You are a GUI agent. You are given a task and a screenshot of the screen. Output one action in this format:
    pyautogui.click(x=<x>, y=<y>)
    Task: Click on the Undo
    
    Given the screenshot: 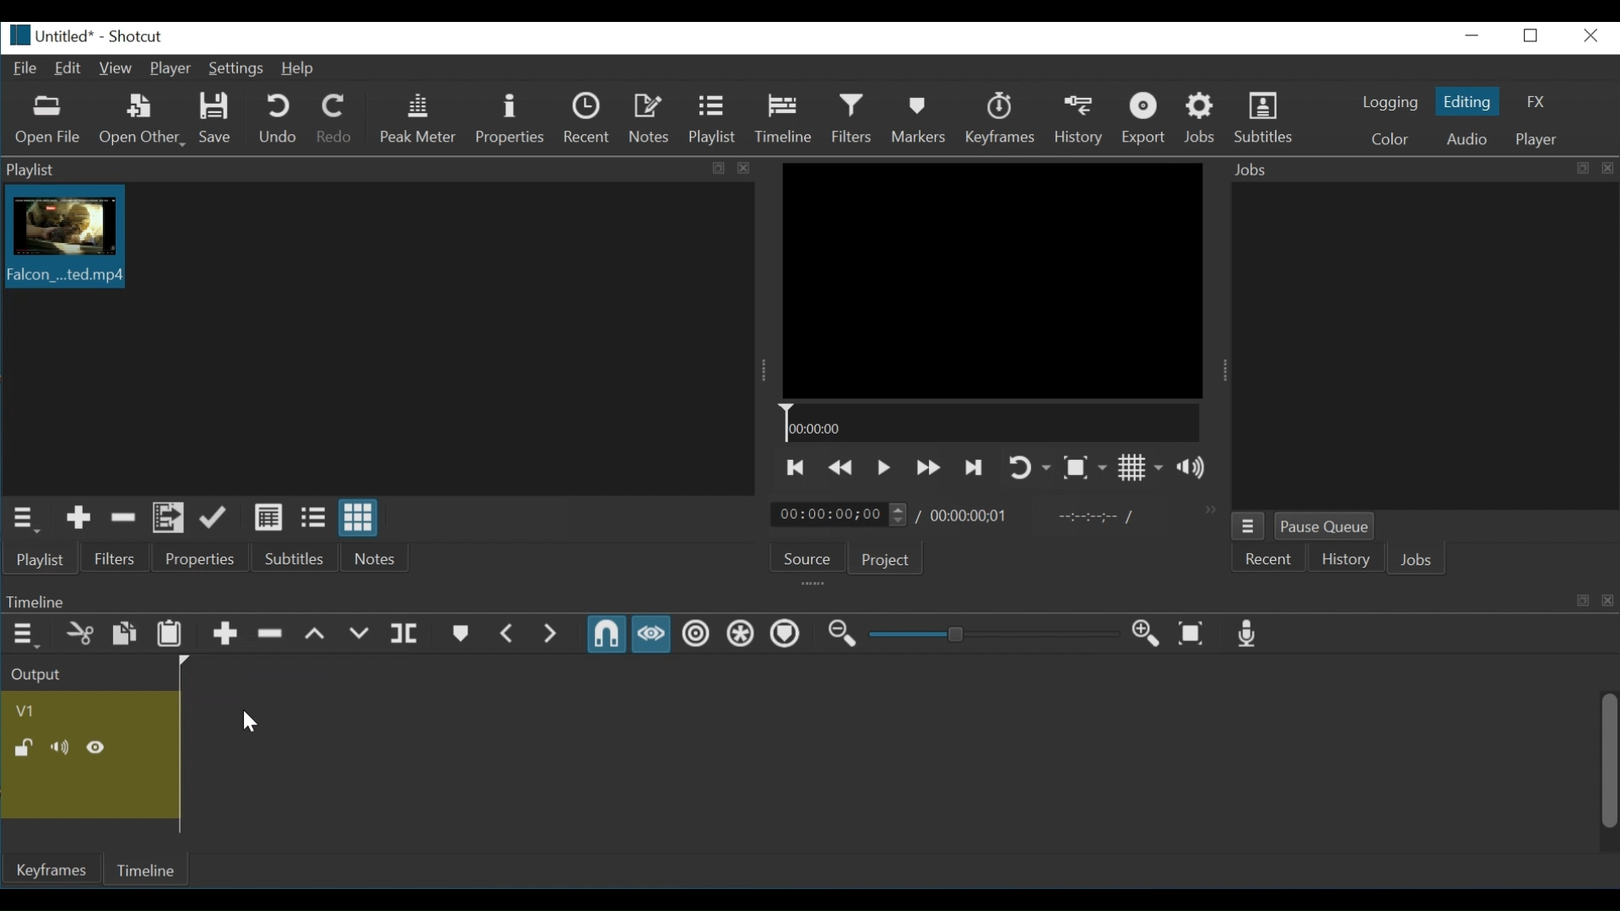 What is the action you would take?
    pyautogui.click(x=280, y=118)
    